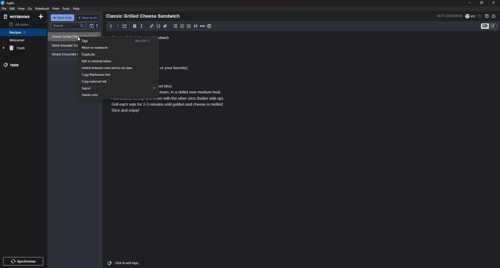 The width and height of the screenshot is (500, 268). Describe the element at coordinates (117, 68) in the screenshot. I see `switch between note and todo` at that location.